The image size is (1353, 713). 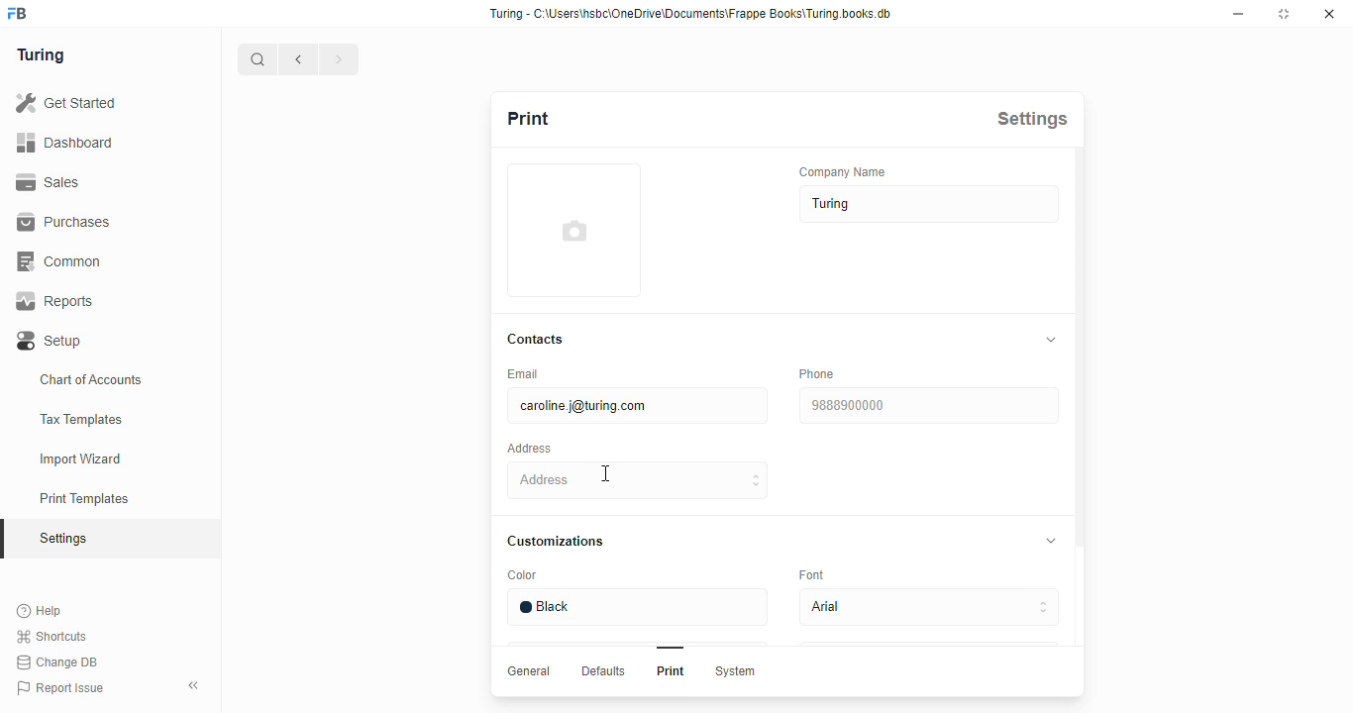 I want to click on minimize, so click(x=1239, y=14).